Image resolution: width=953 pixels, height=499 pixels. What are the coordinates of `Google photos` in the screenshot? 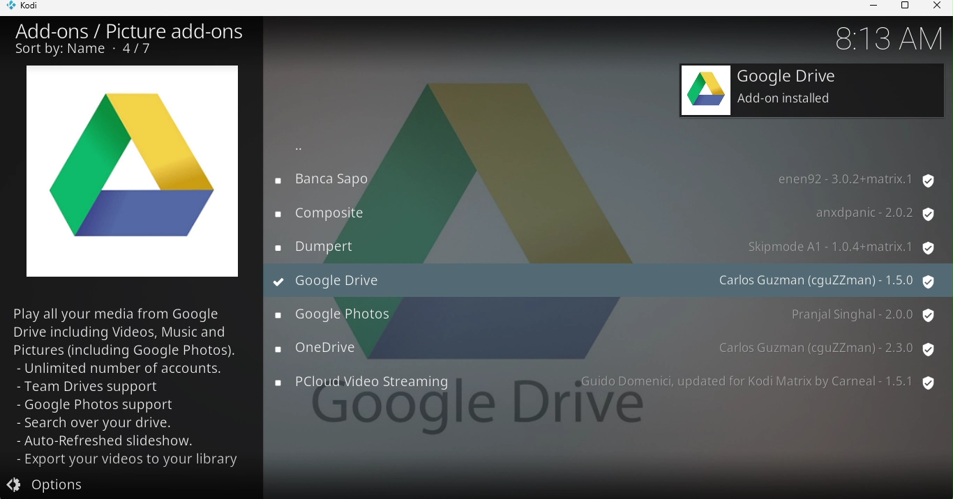 It's located at (607, 315).